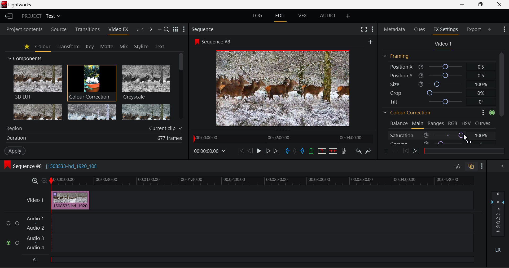  Describe the element at coordinates (399, 123) in the screenshot. I see `Balance` at that location.